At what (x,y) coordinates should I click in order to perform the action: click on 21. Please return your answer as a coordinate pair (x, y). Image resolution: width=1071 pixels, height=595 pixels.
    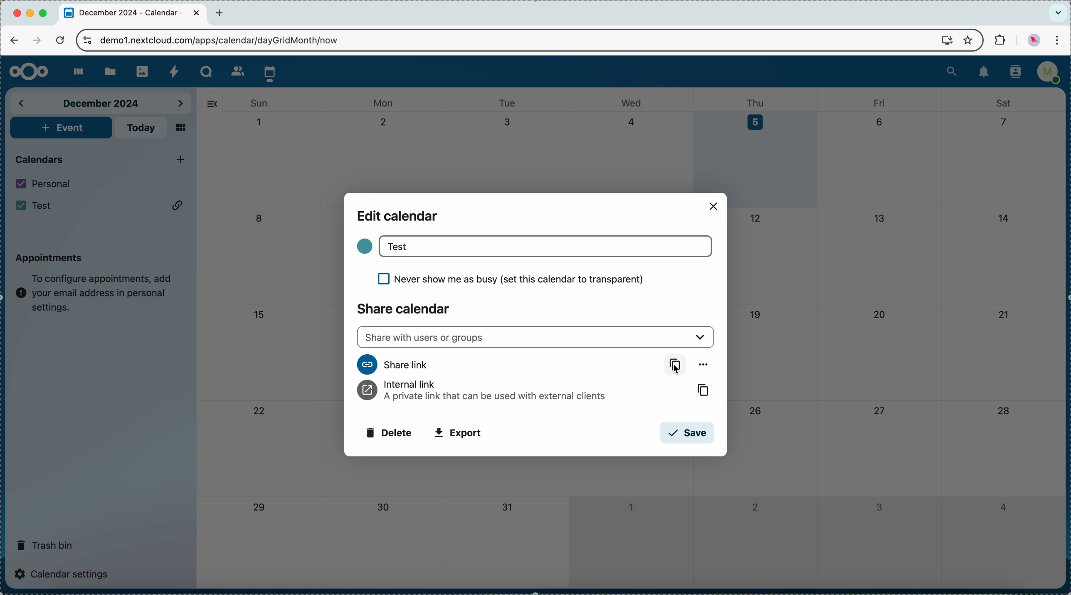
    Looking at the image, I should click on (1003, 314).